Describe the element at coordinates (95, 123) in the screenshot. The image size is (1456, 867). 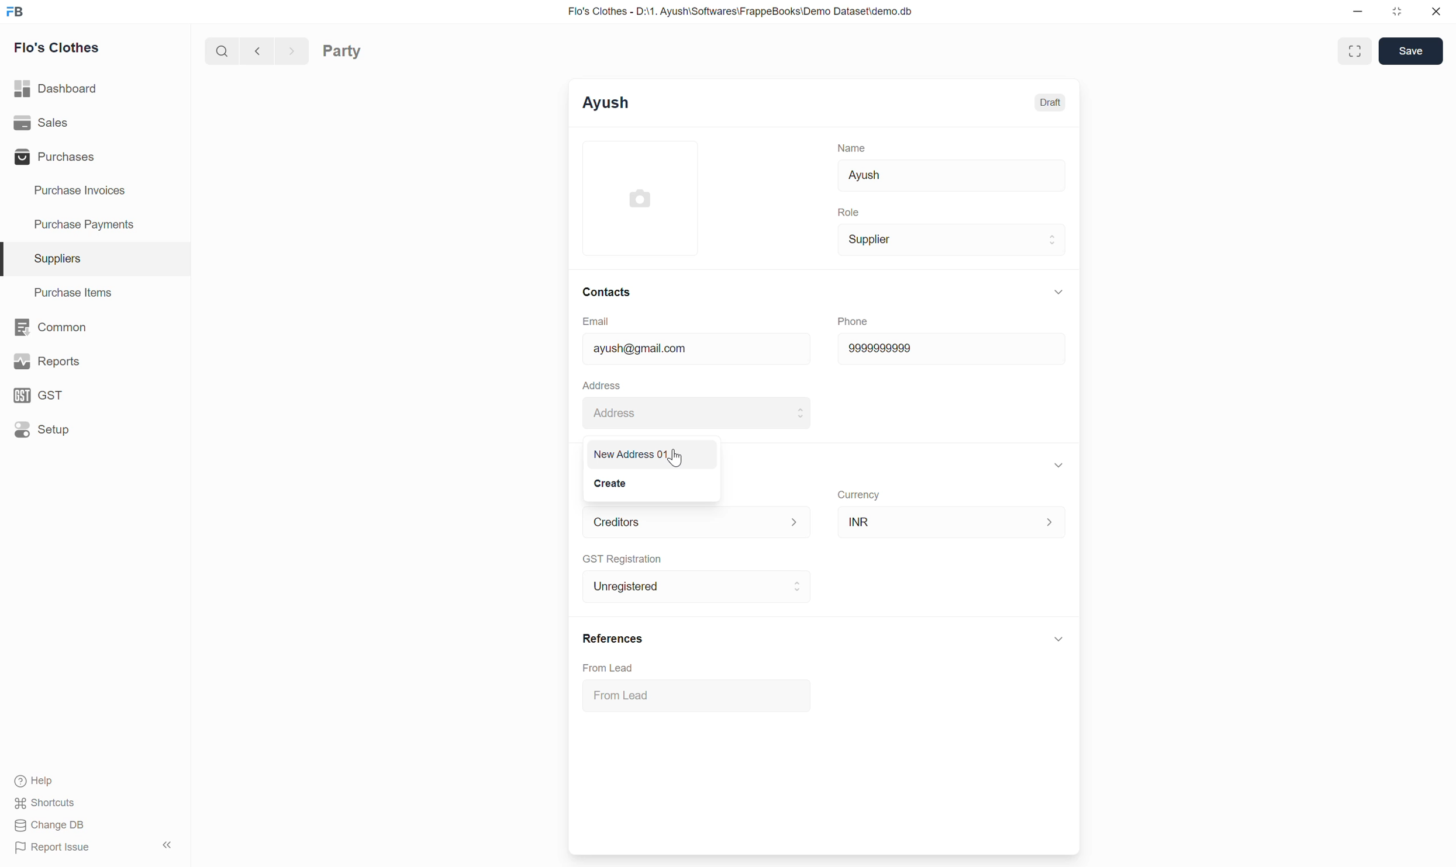
I see `Sales` at that location.